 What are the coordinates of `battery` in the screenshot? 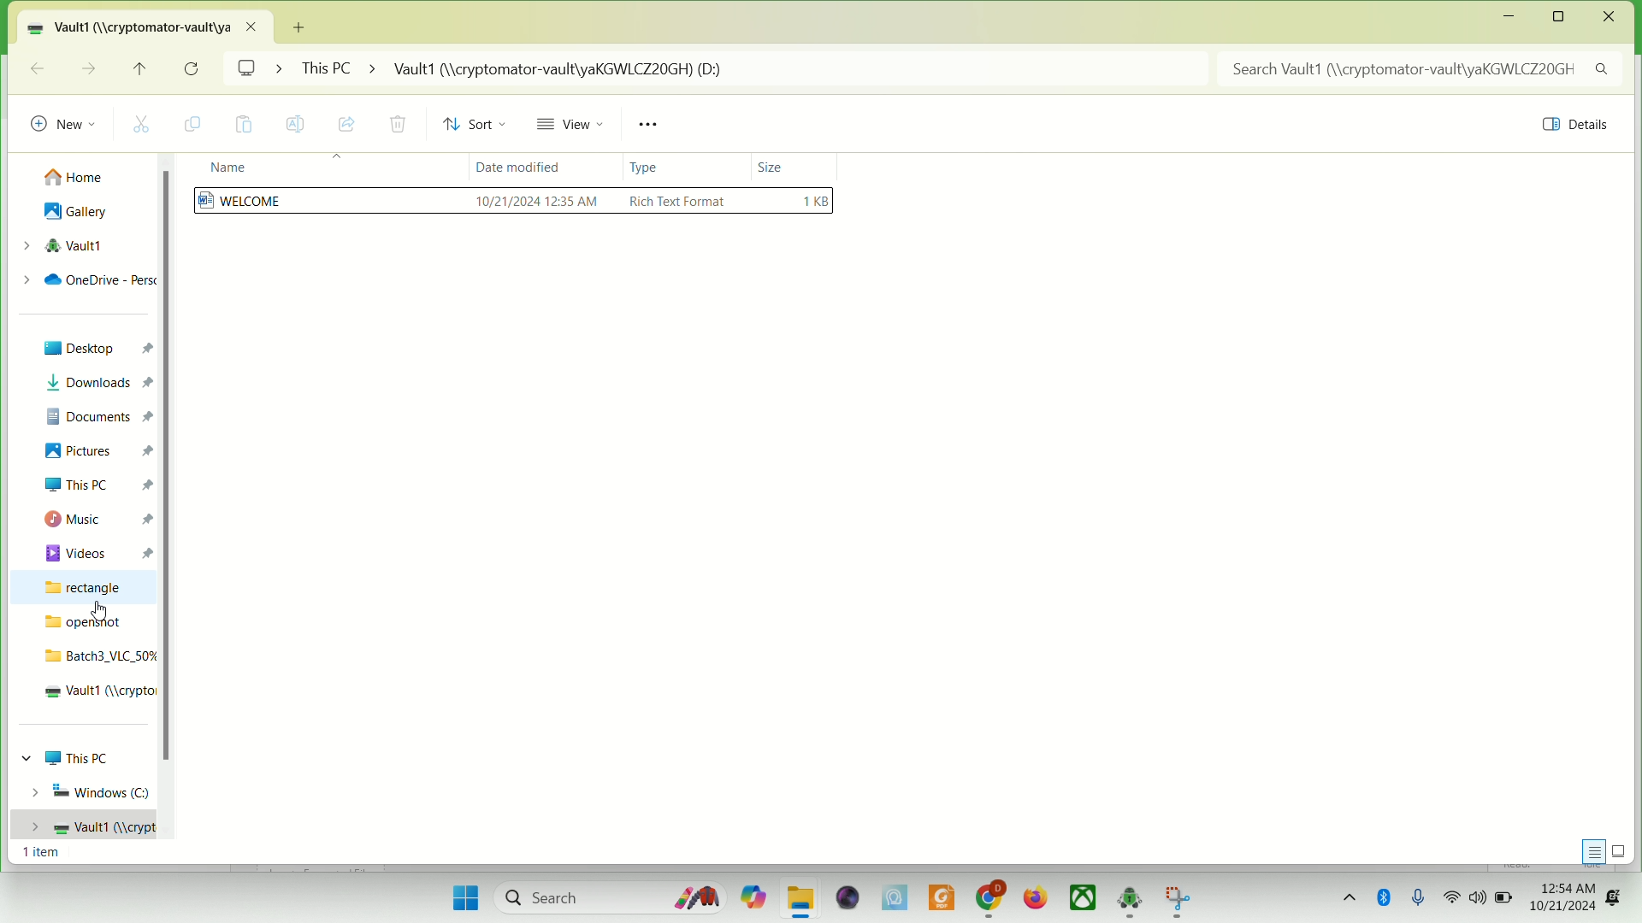 It's located at (1504, 900).